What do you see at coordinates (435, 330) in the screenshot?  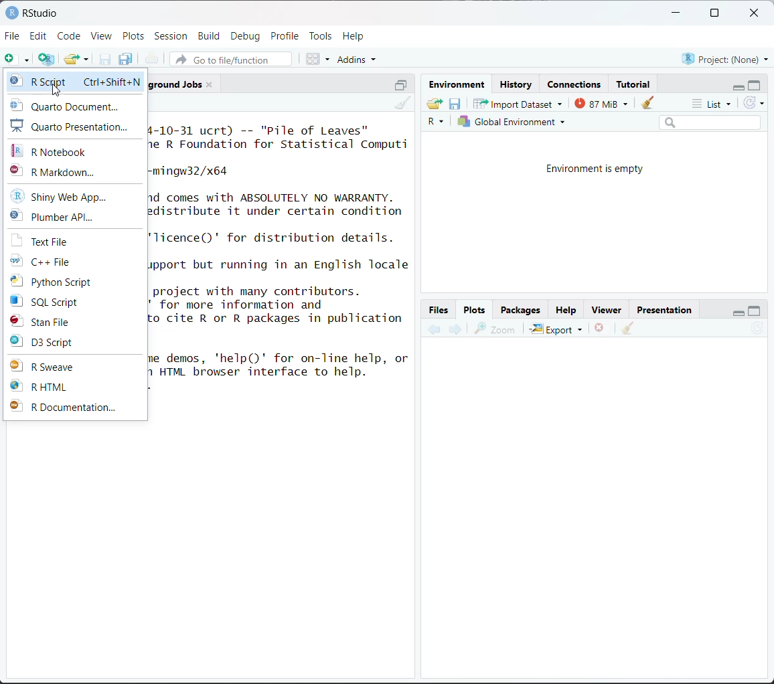 I see `previous plot` at bounding box center [435, 330].